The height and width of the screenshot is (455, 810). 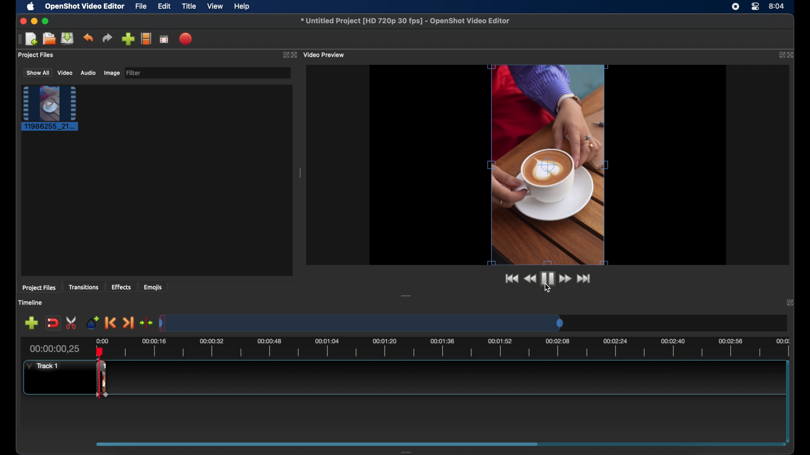 What do you see at coordinates (85, 7) in the screenshot?
I see `openshot video editor` at bounding box center [85, 7].